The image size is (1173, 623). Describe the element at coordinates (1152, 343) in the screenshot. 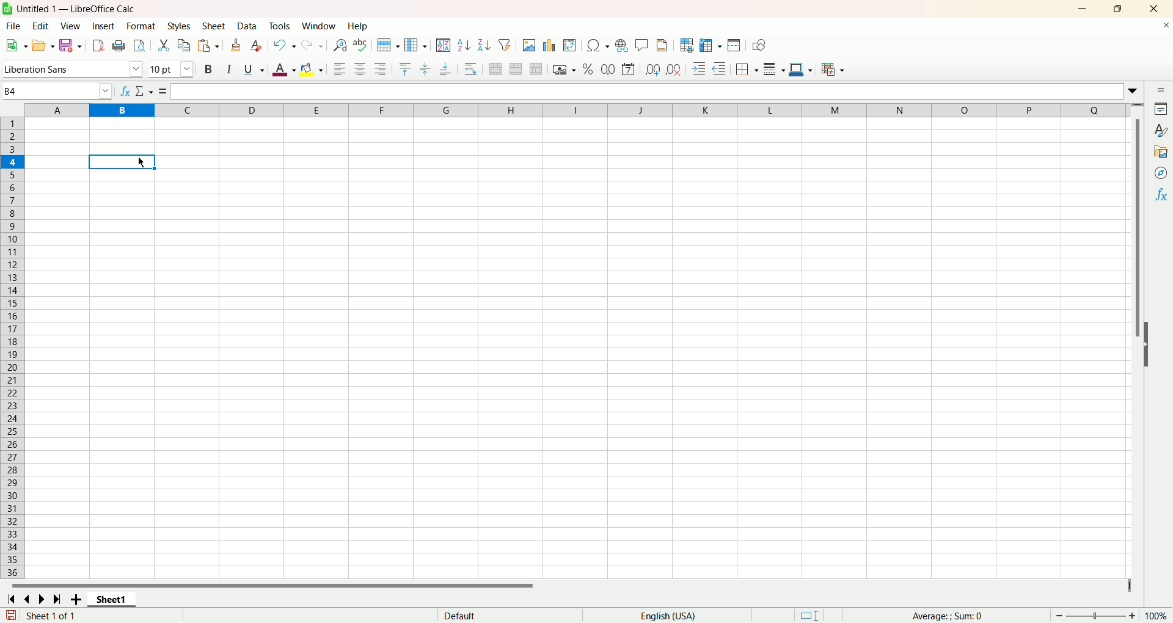

I see `show` at that location.